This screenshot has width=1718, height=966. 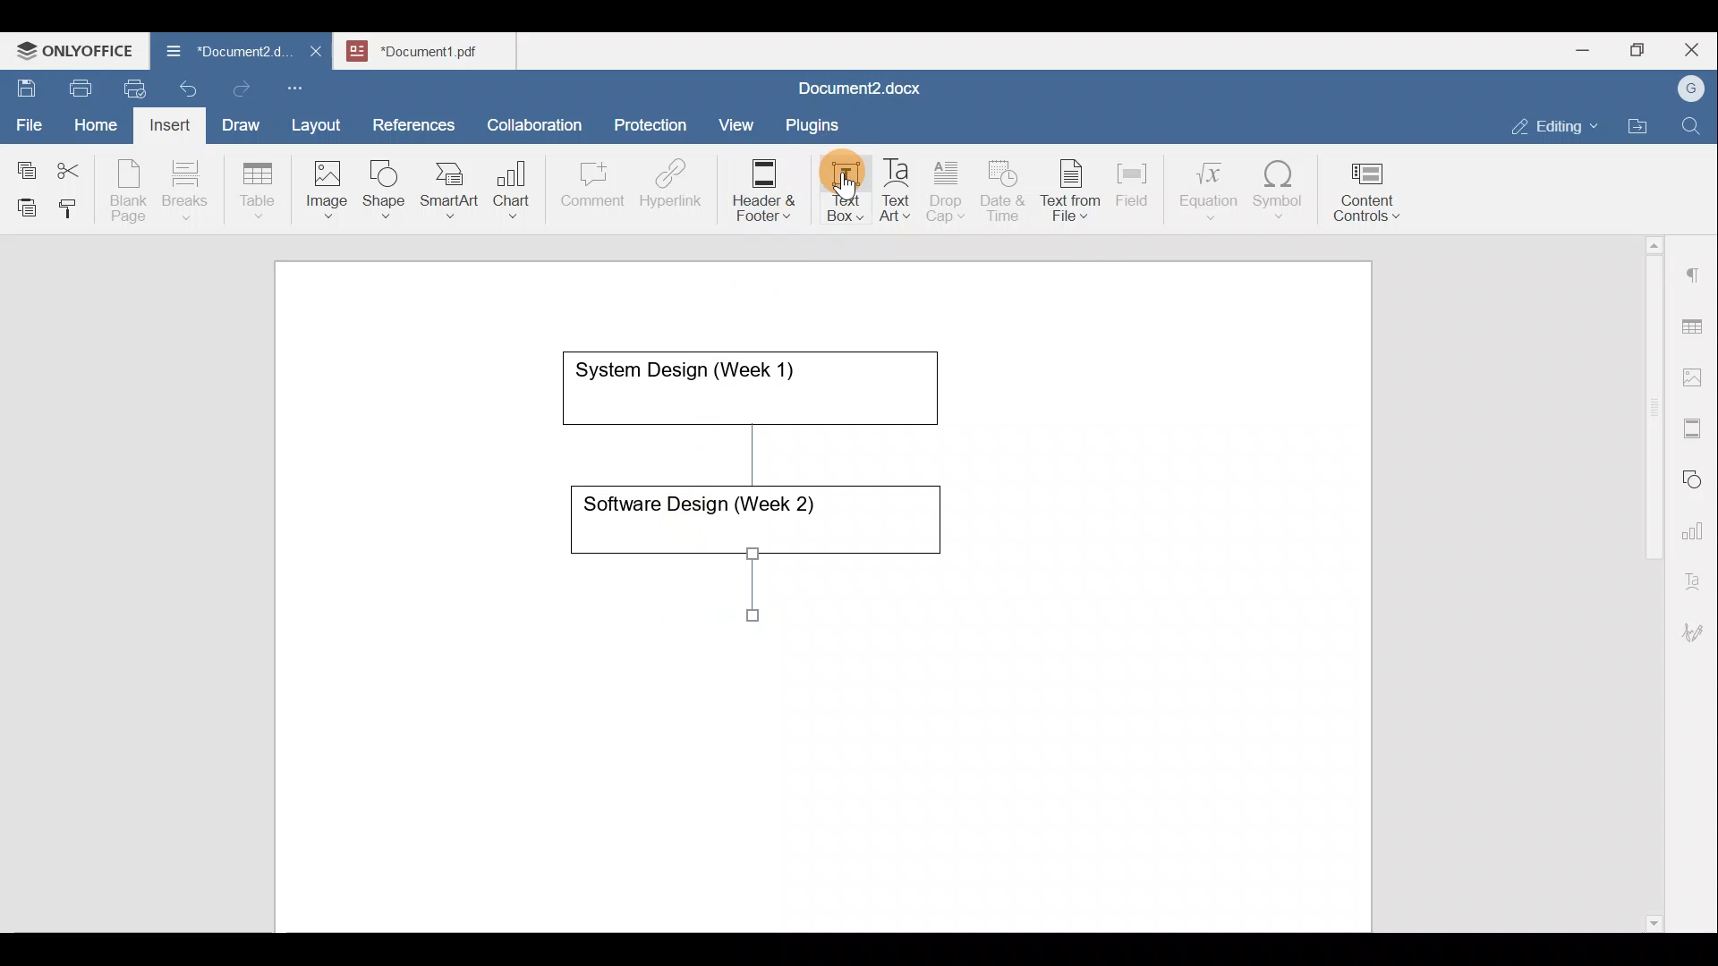 I want to click on Content controls, so click(x=1370, y=198).